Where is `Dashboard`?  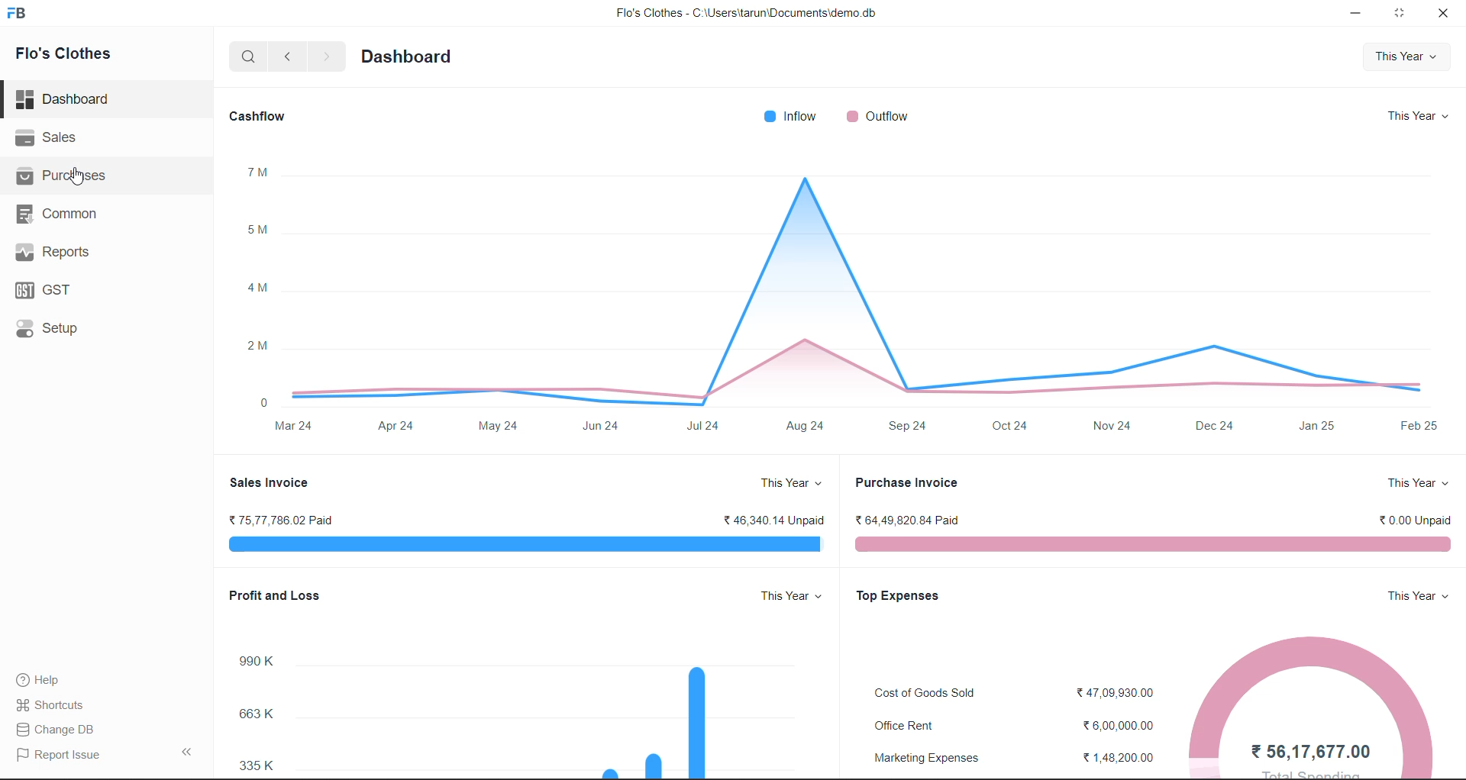 Dashboard is located at coordinates (405, 58).